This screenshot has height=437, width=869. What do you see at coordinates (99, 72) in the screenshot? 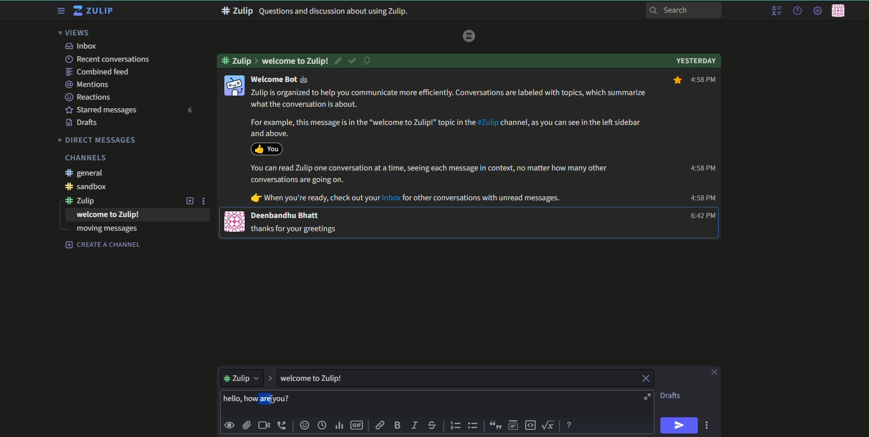
I see `combined feed` at bounding box center [99, 72].